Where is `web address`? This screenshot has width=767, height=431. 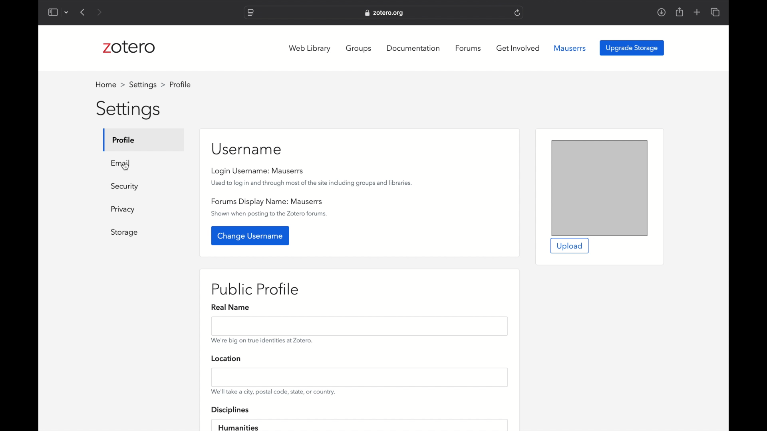 web address is located at coordinates (385, 14).